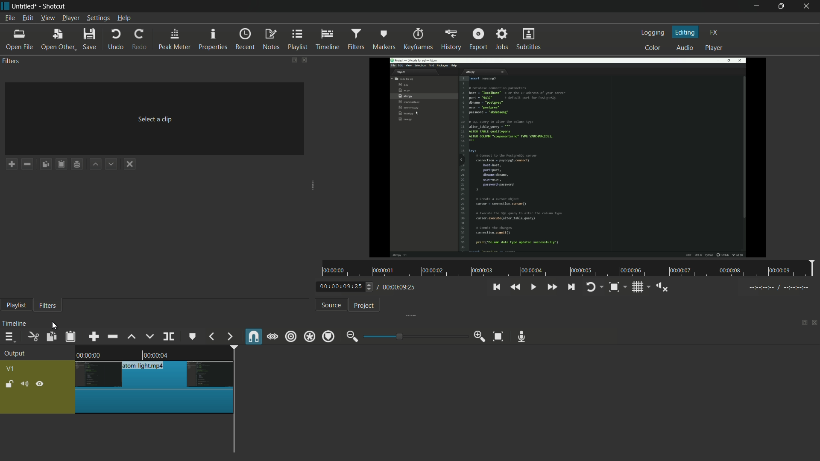 This screenshot has width=820, height=461. What do you see at coordinates (551, 287) in the screenshot?
I see `quickly play forward` at bounding box center [551, 287].